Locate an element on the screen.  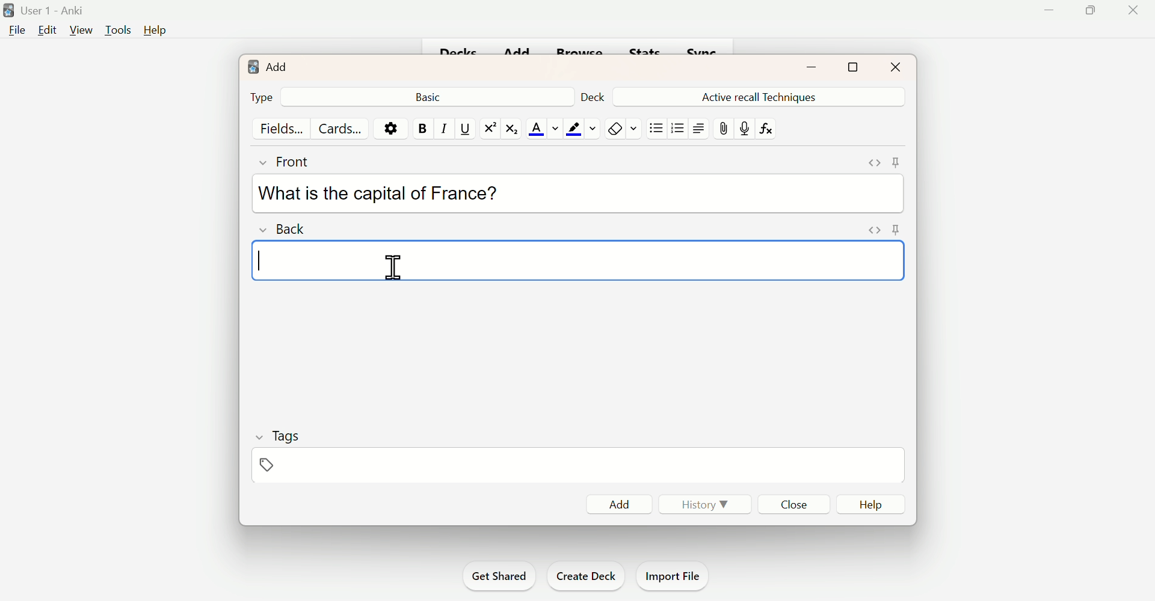
Unorganised List is located at coordinates (657, 127).